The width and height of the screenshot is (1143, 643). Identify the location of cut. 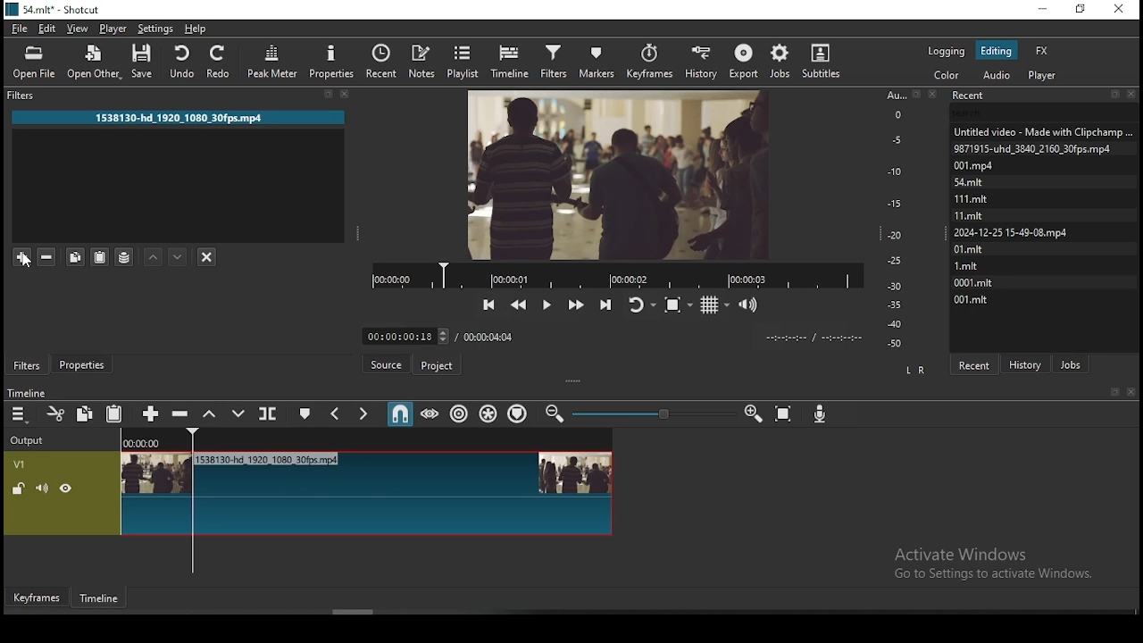
(54, 413).